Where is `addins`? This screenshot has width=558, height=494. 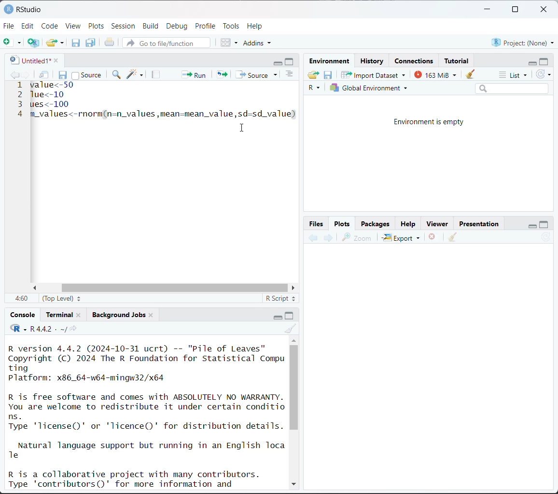 addins is located at coordinates (259, 43).